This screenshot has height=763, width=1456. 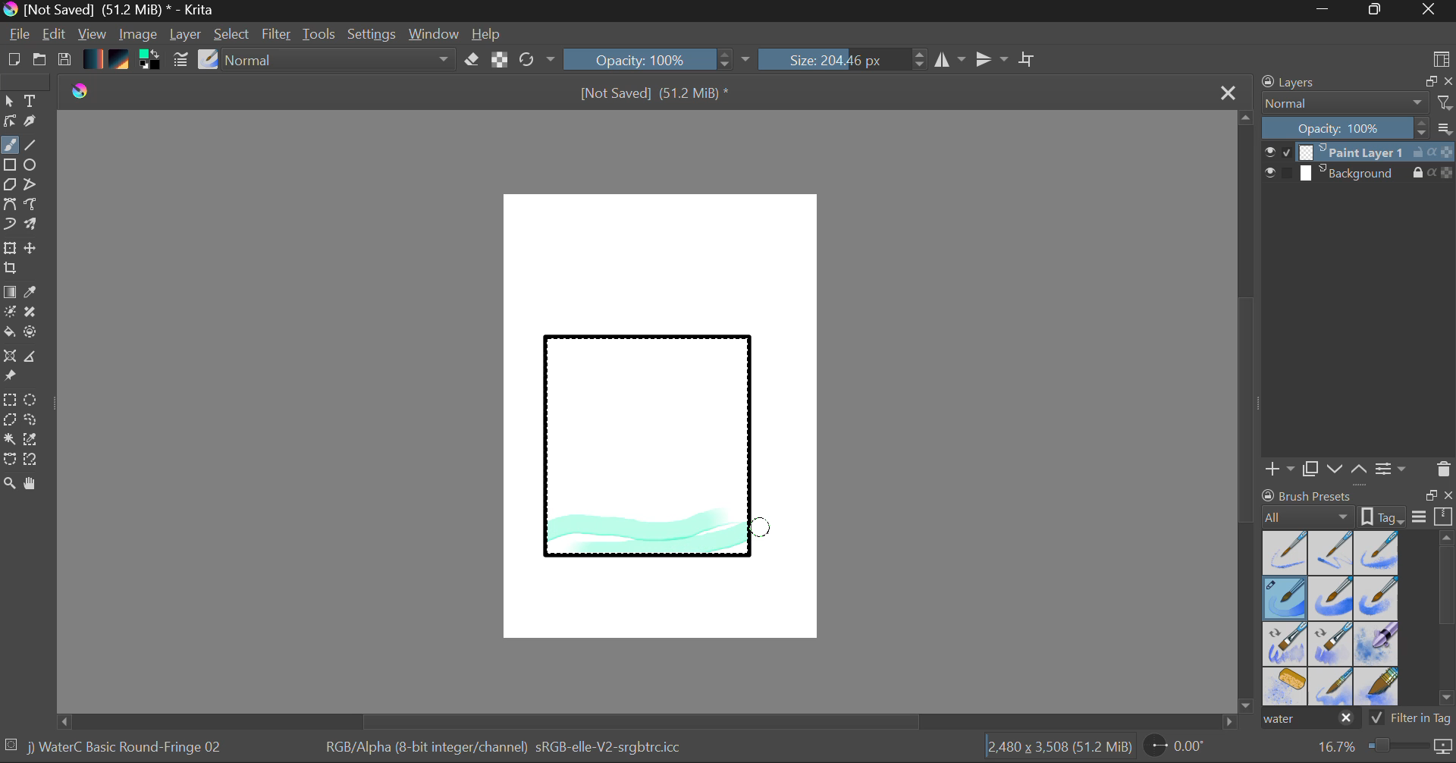 I want to click on Zoom, so click(x=1382, y=747).